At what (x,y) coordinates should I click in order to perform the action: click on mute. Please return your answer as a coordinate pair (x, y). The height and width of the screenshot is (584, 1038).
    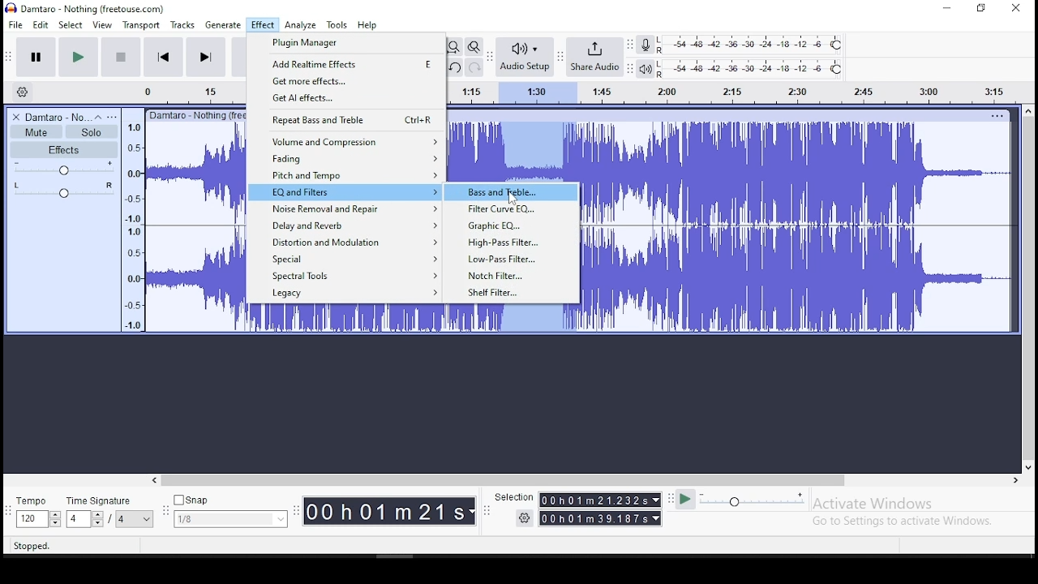
    Looking at the image, I should click on (36, 132).